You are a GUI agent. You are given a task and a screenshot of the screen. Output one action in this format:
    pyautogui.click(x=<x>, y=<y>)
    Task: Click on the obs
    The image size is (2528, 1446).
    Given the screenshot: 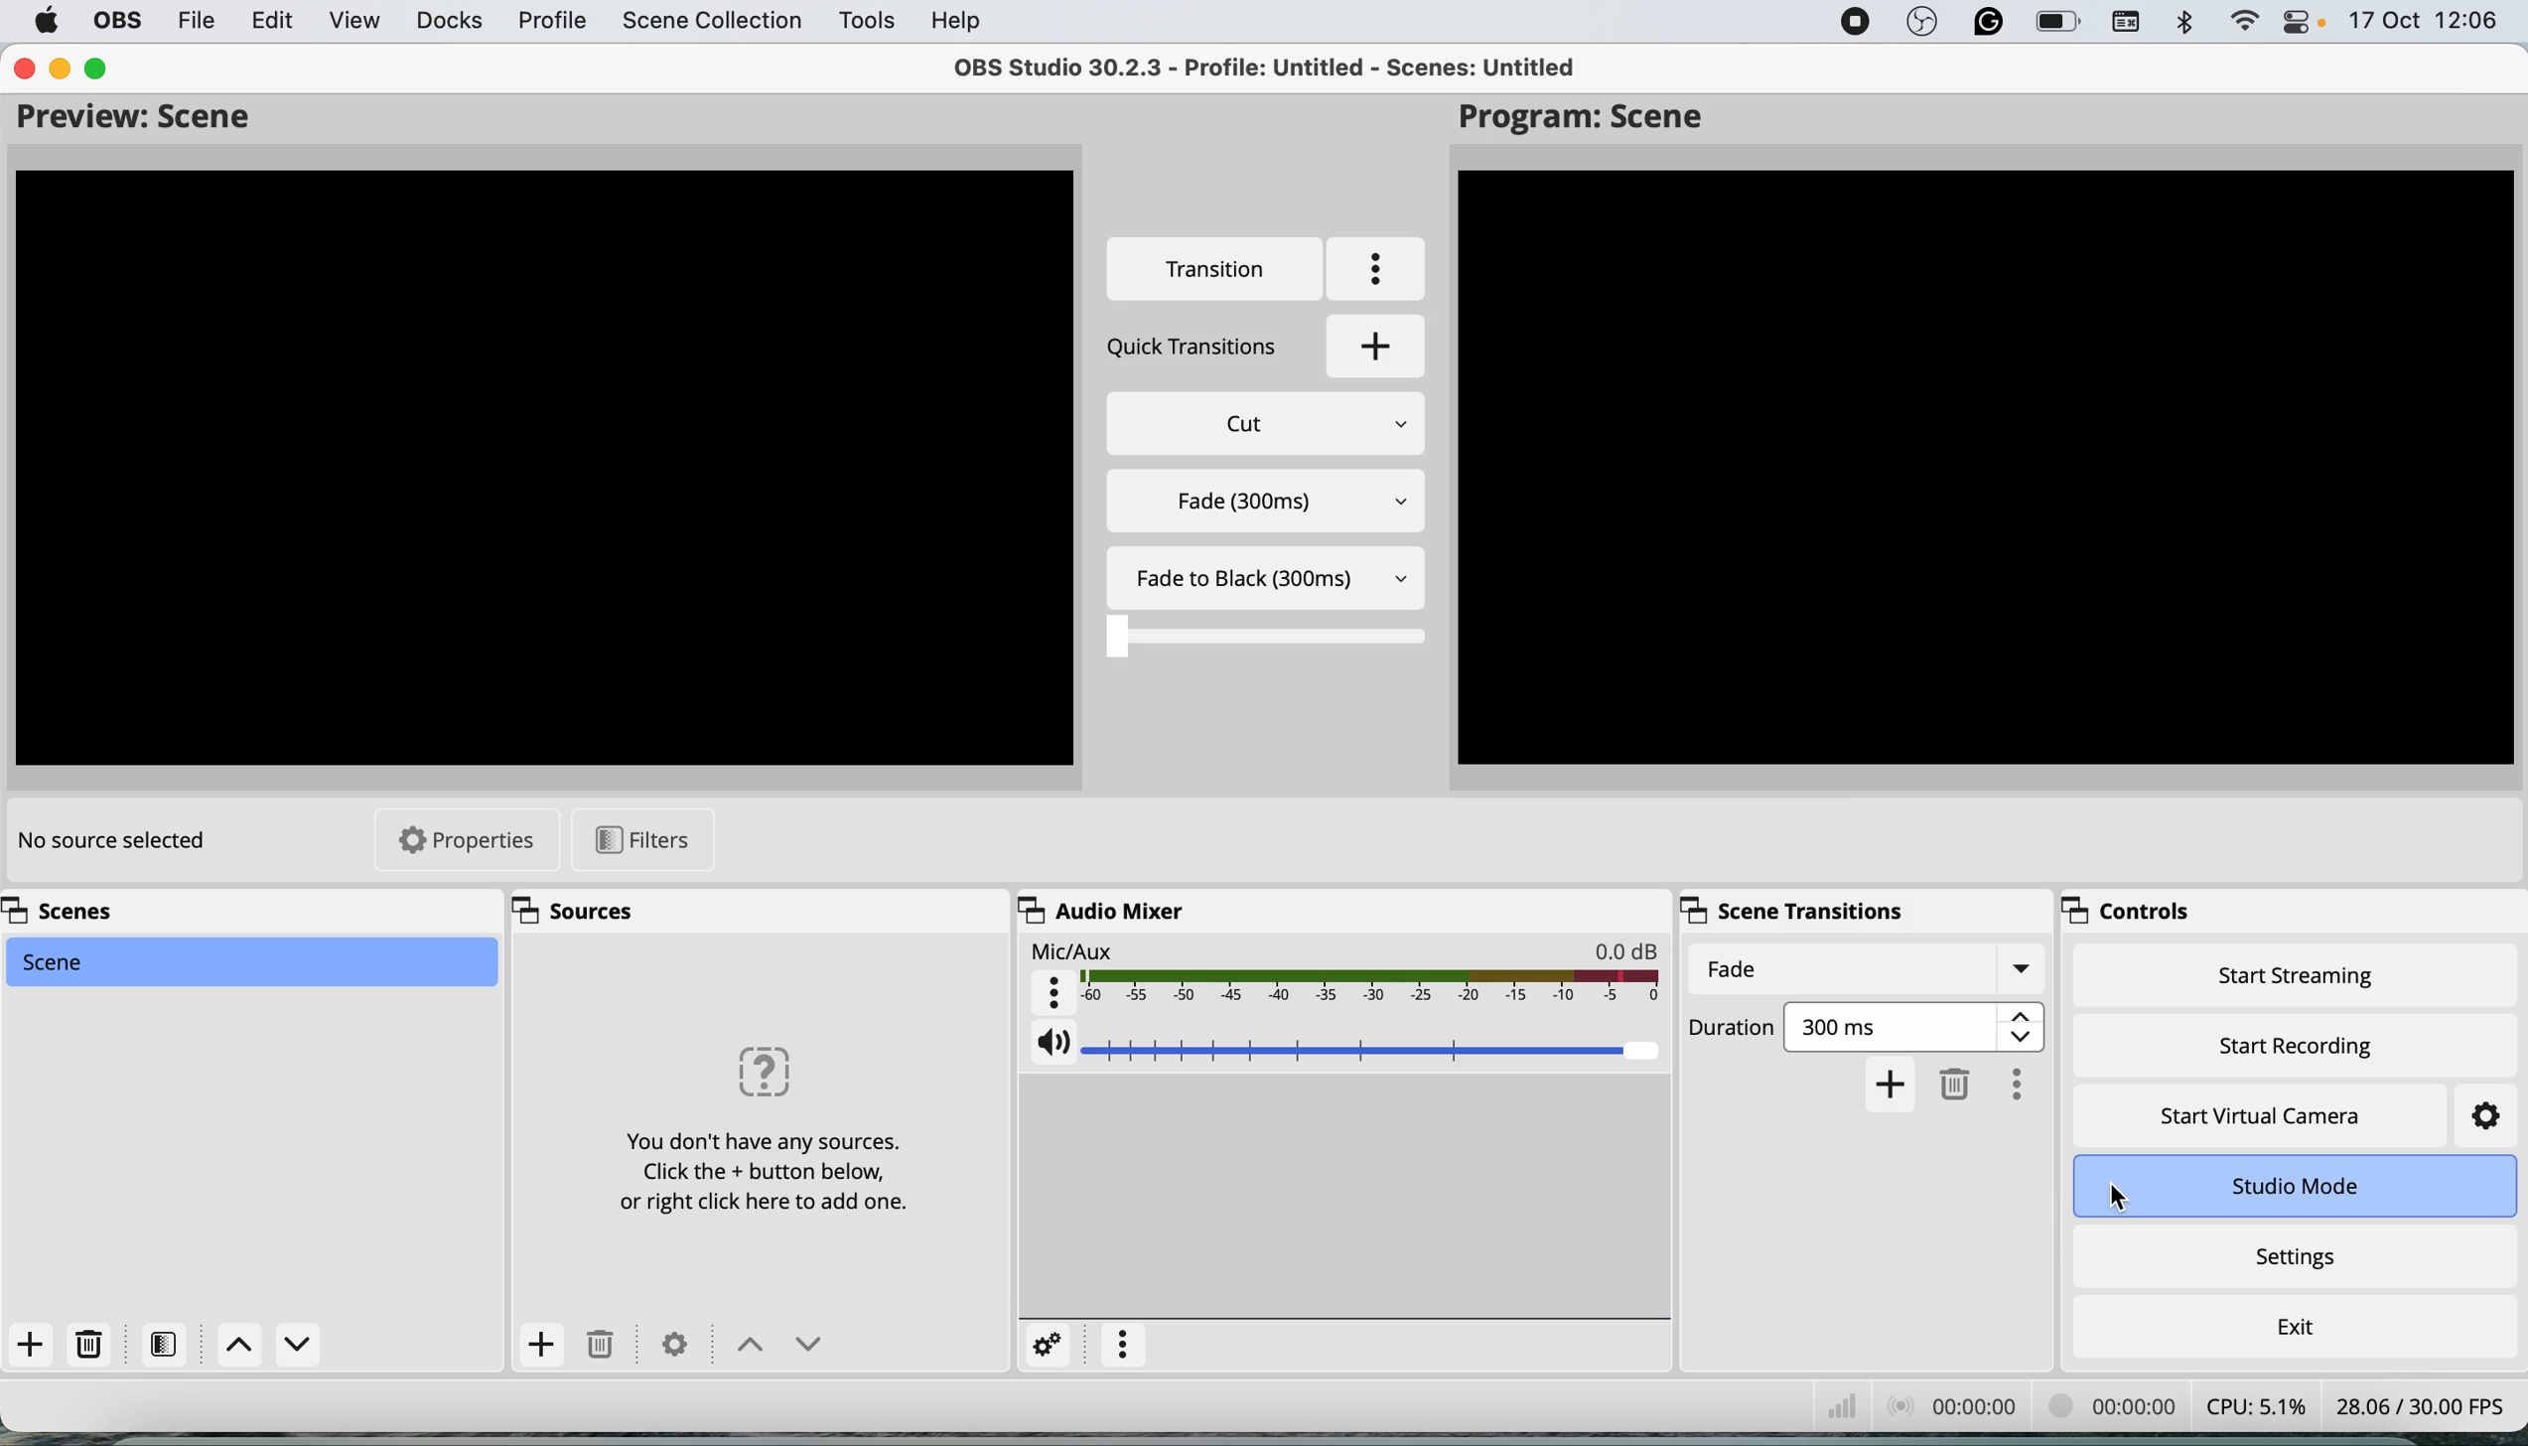 What is the action you would take?
    pyautogui.click(x=1920, y=20)
    